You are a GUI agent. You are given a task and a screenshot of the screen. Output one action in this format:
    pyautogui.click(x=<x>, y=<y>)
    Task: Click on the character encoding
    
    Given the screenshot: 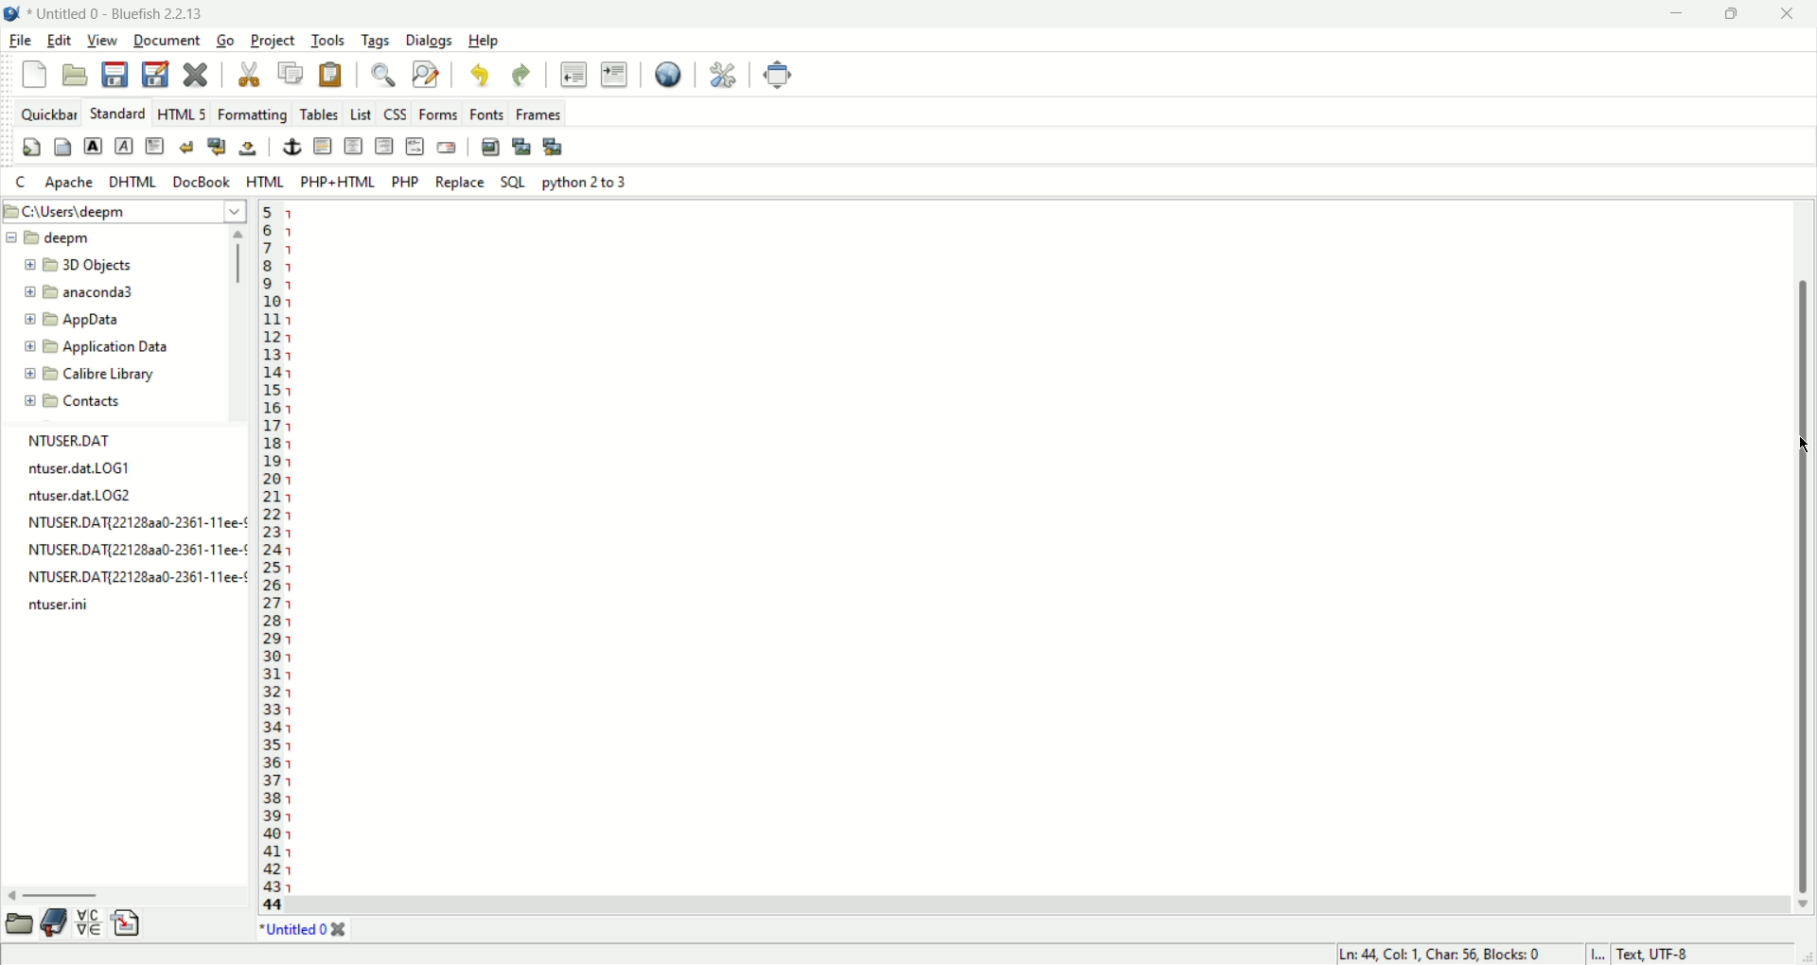 What is the action you would take?
    pyautogui.click(x=1696, y=954)
    